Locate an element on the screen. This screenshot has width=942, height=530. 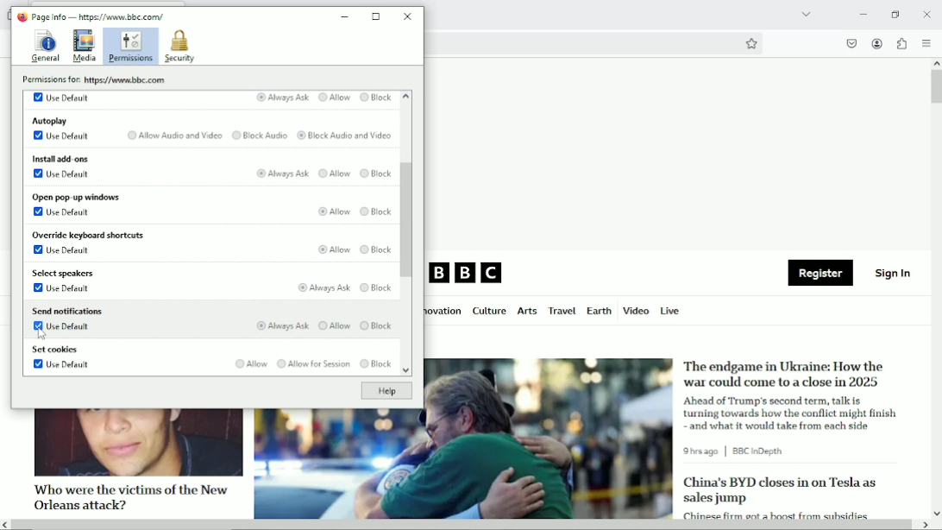
Live is located at coordinates (670, 310).